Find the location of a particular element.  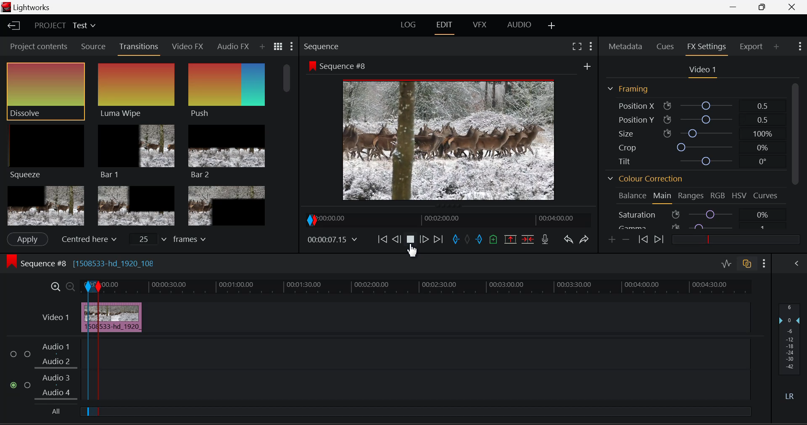

Go to Homepage is located at coordinates (14, 26).